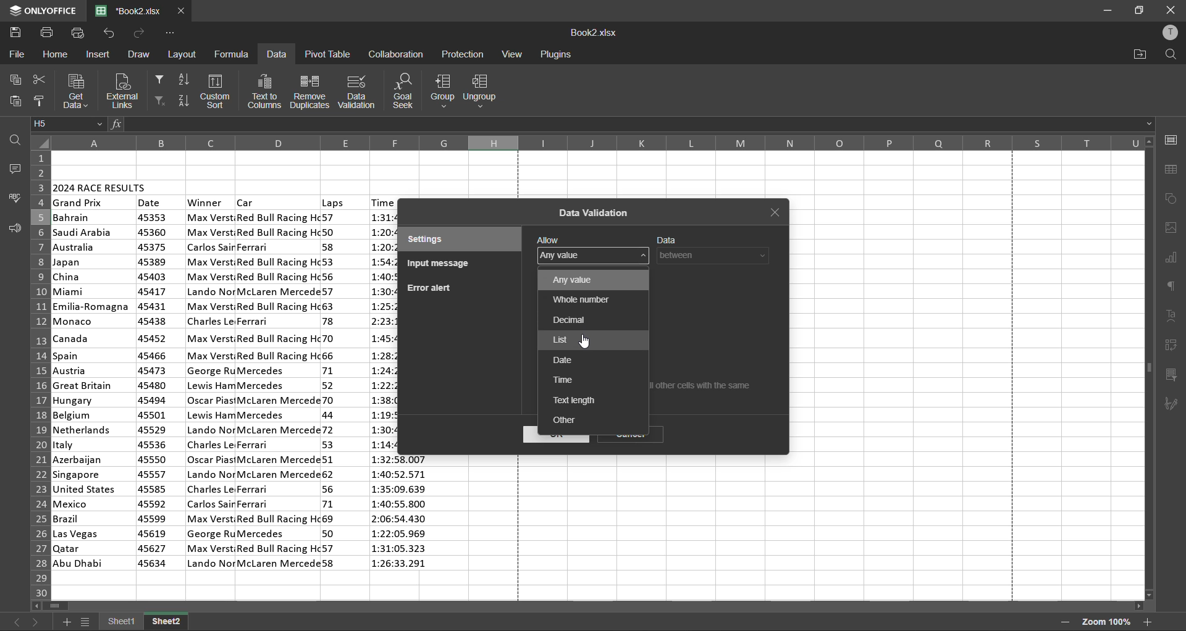 The width and height of the screenshot is (1186, 631). I want to click on sheet names, so click(145, 623).